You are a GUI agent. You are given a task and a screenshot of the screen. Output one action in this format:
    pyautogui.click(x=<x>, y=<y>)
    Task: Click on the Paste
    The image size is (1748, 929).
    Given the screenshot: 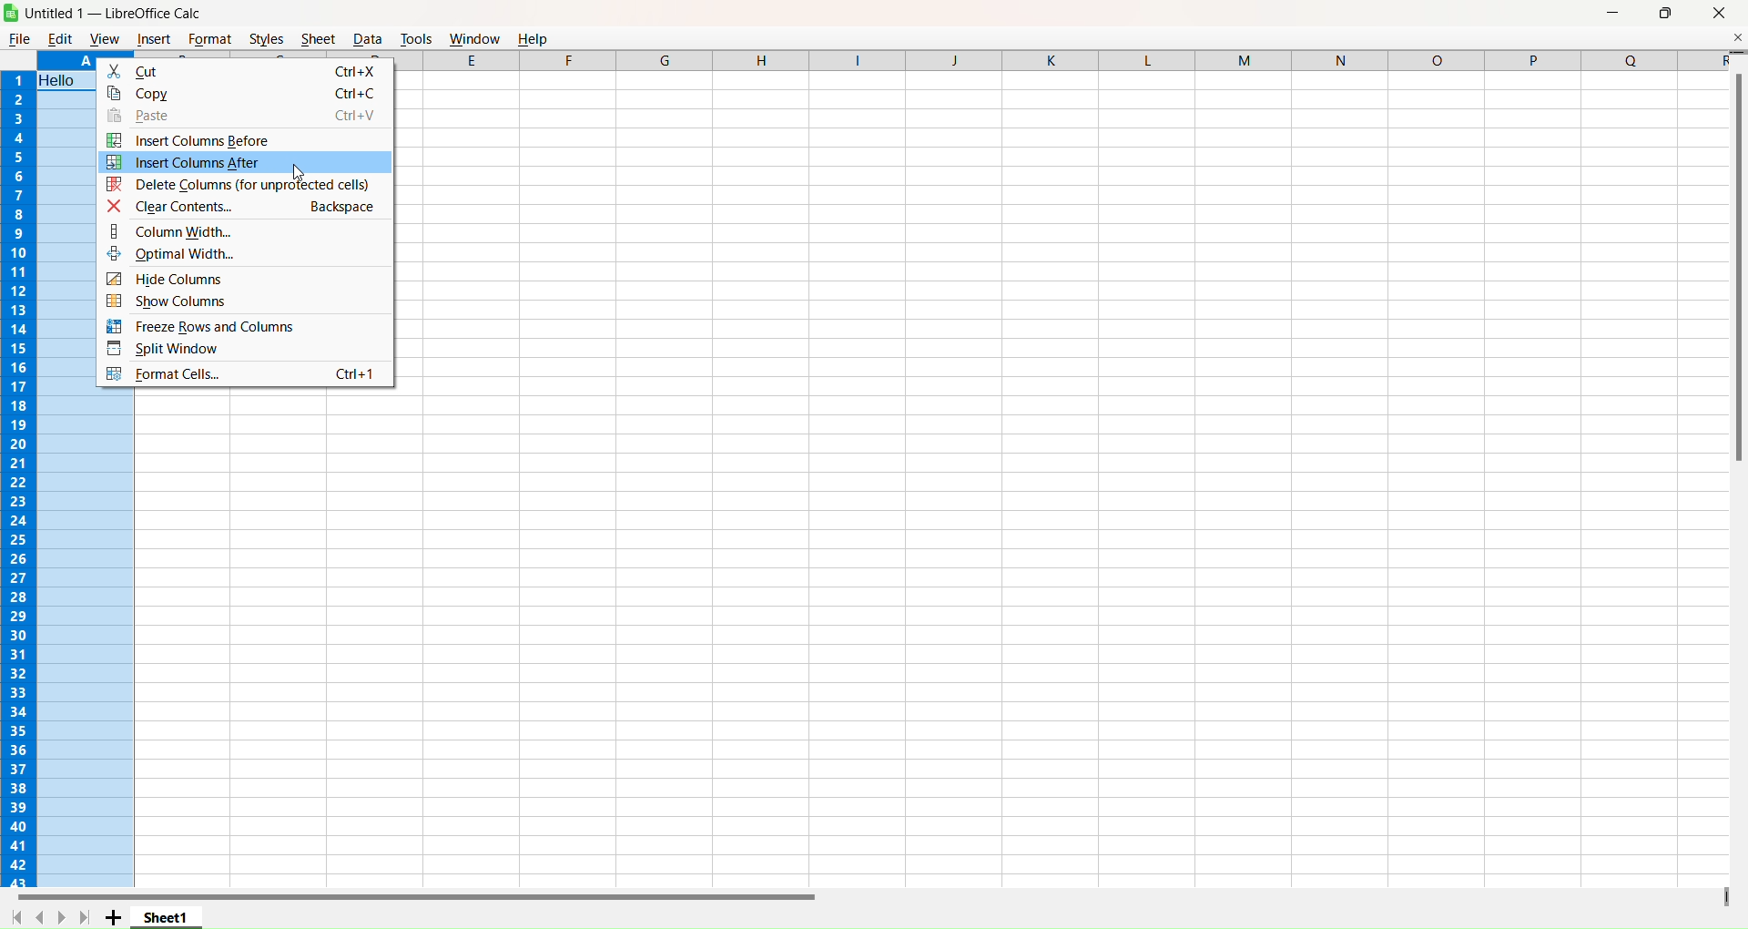 What is the action you would take?
    pyautogui.click(x=244, y=116)
    